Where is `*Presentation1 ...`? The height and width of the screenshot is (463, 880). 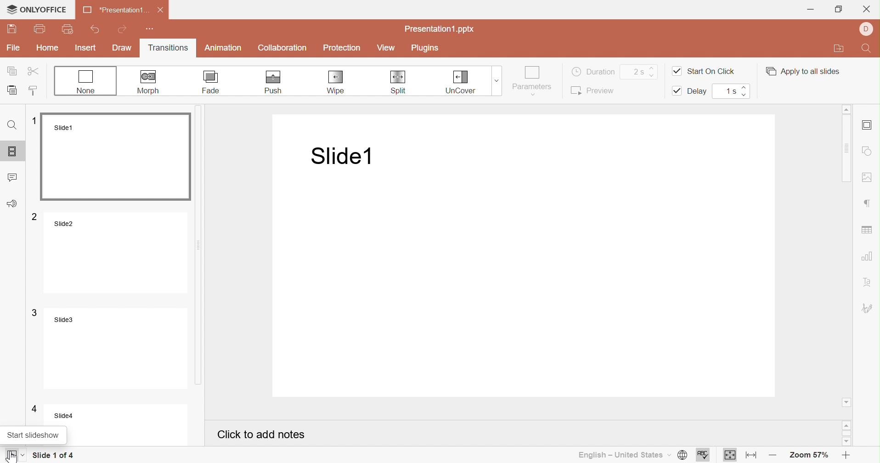
*Presentation1 ... is located at coordinates (116, 10).